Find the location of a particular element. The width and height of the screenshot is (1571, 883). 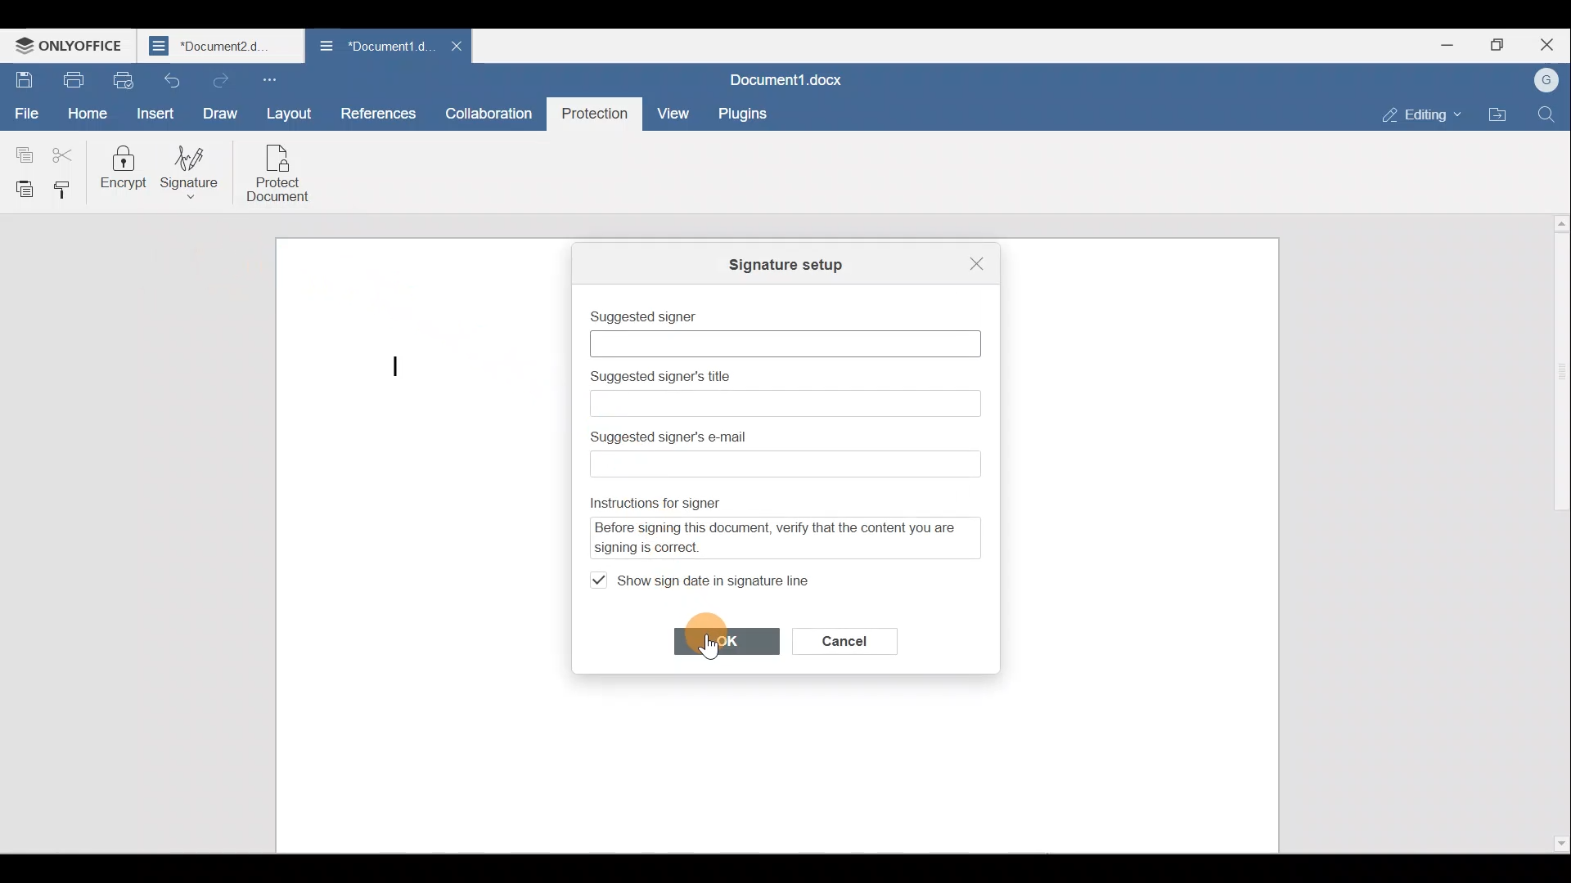

Protection is located at coordinates (594, 114).